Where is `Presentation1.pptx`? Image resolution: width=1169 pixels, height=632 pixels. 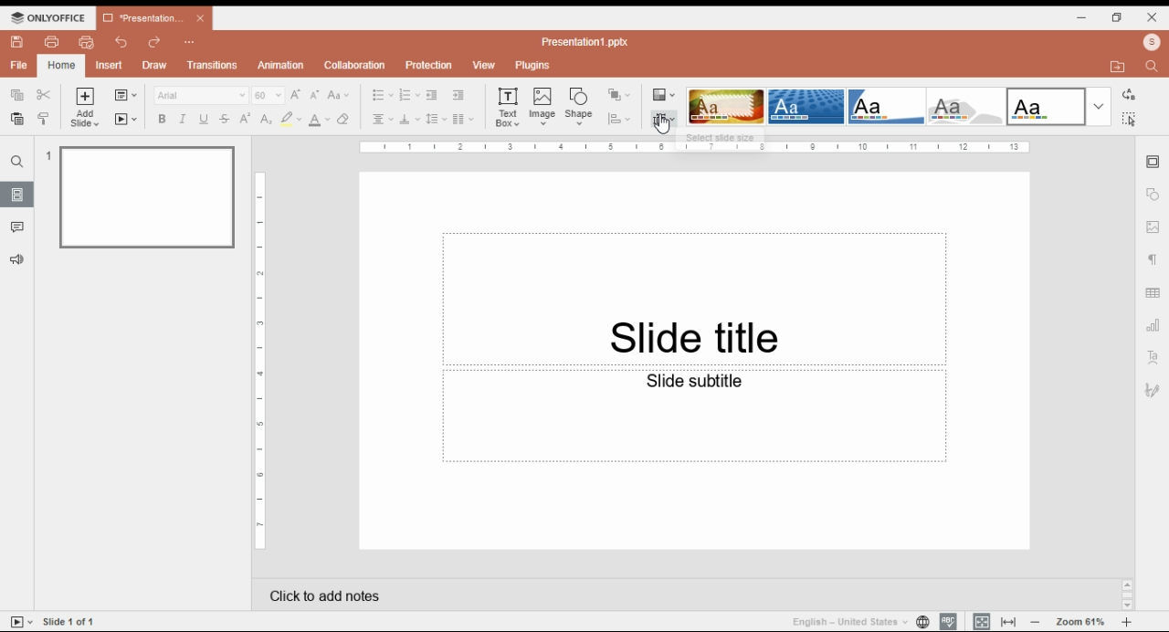
Presentation1.pptx is located at coordinates (588, 41).